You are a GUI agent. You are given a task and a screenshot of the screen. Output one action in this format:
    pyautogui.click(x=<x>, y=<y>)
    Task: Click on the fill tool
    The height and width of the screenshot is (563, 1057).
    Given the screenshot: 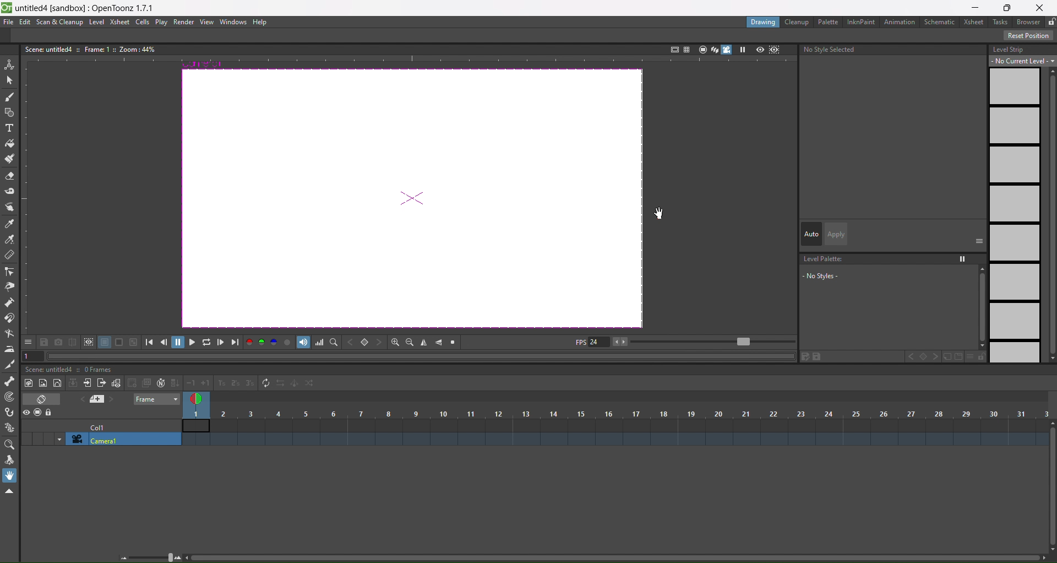 What is the action you would take?
    pyautogui.click(x=9, y=144)
    